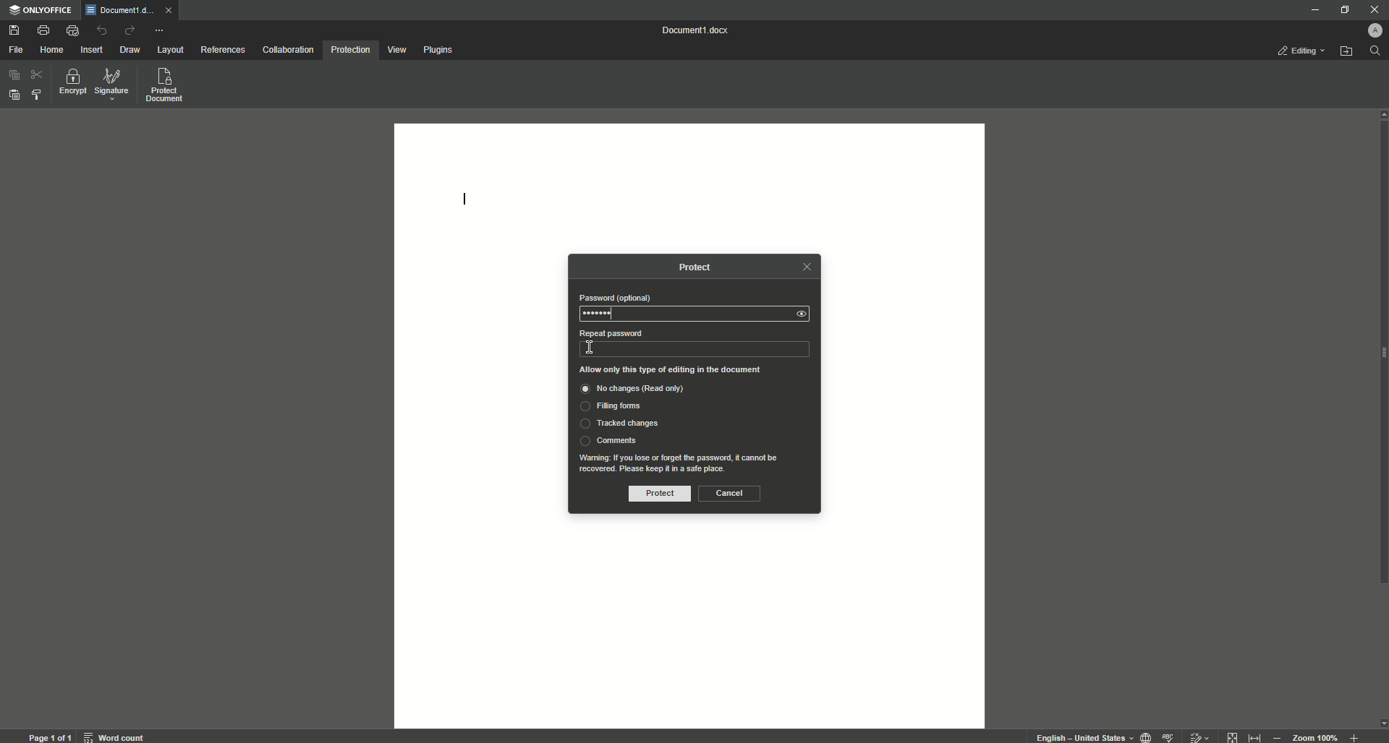 This screenshot has height=743, width=1389. I want to click on track changes, so click(1197, 735).